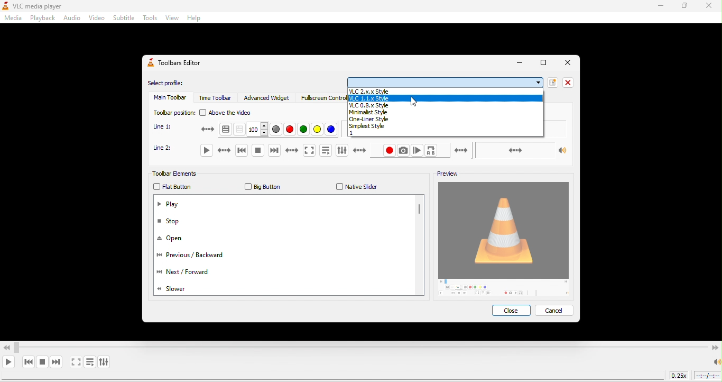 This screenshot has height=382, width=722. What do you see at coordinates (275, 130) in the screenshot?
I see `grey` at bounding box center [275, 130].